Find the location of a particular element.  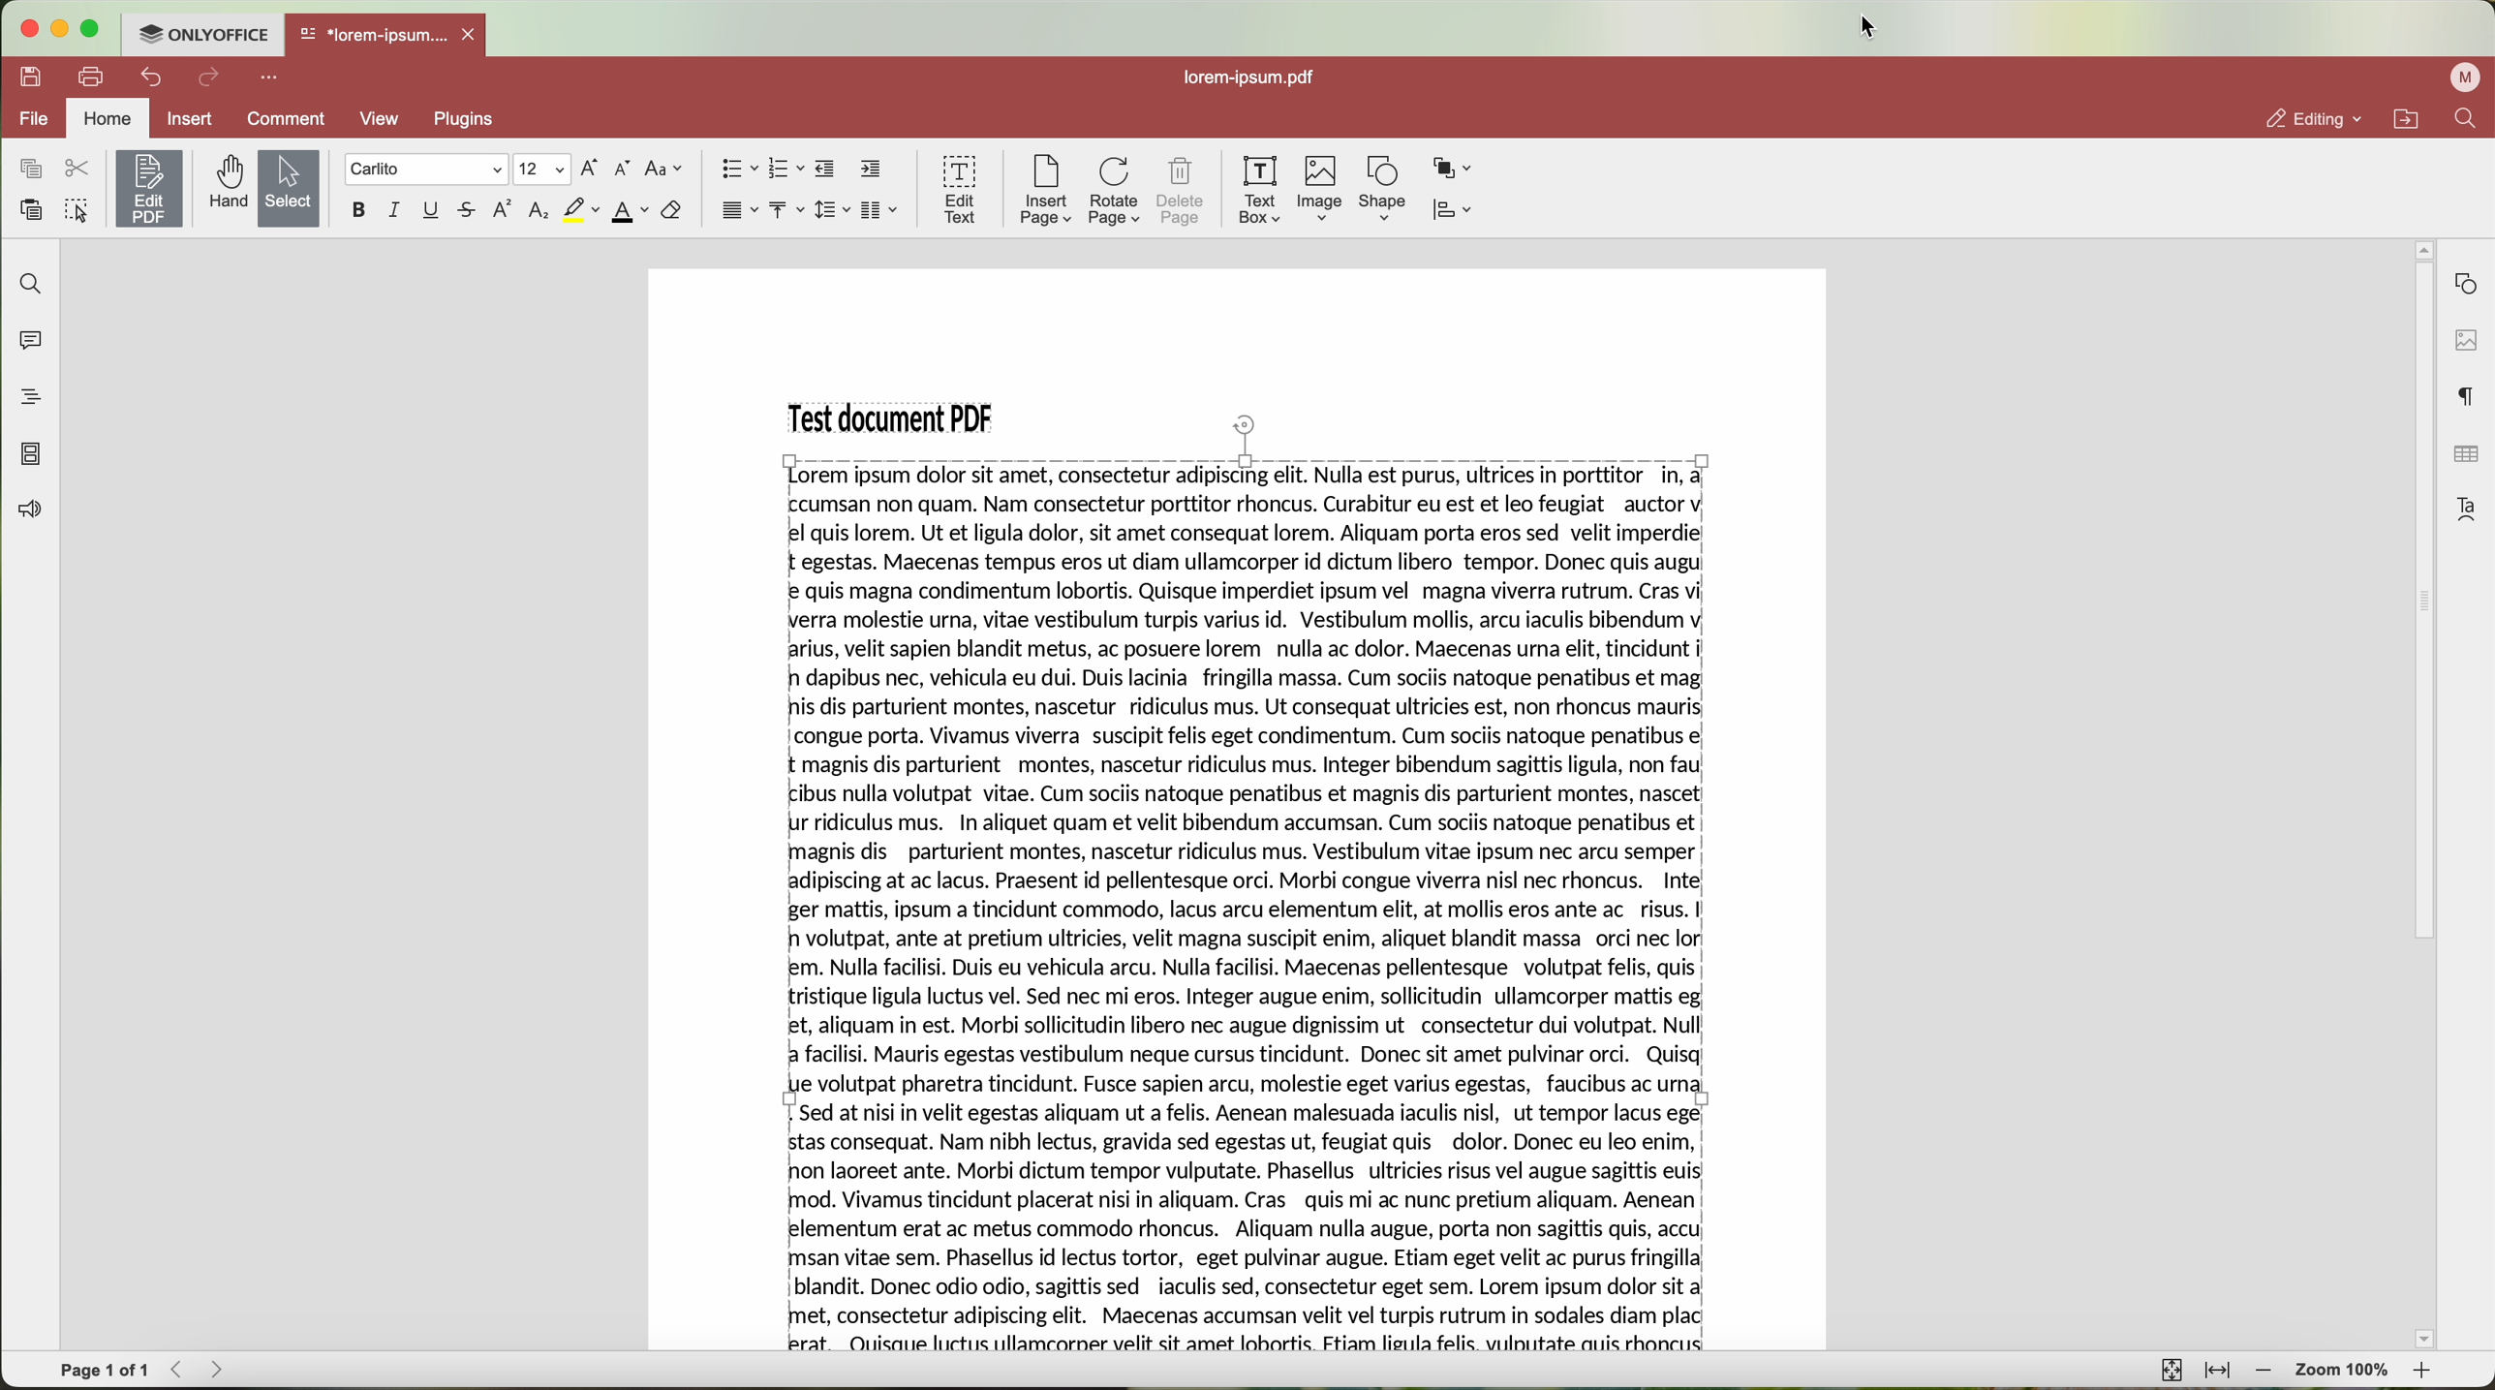

insert columns is located at coordinates (878, 210).